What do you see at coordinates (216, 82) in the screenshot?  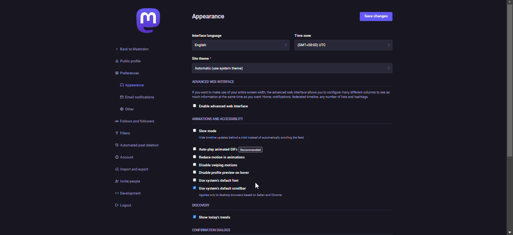 I see `advanced web interface` at bounding box center [216, 82].